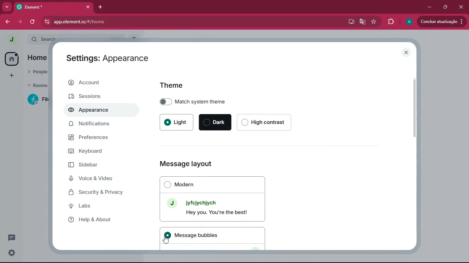  I want to click on refresh, so click(33, 22).